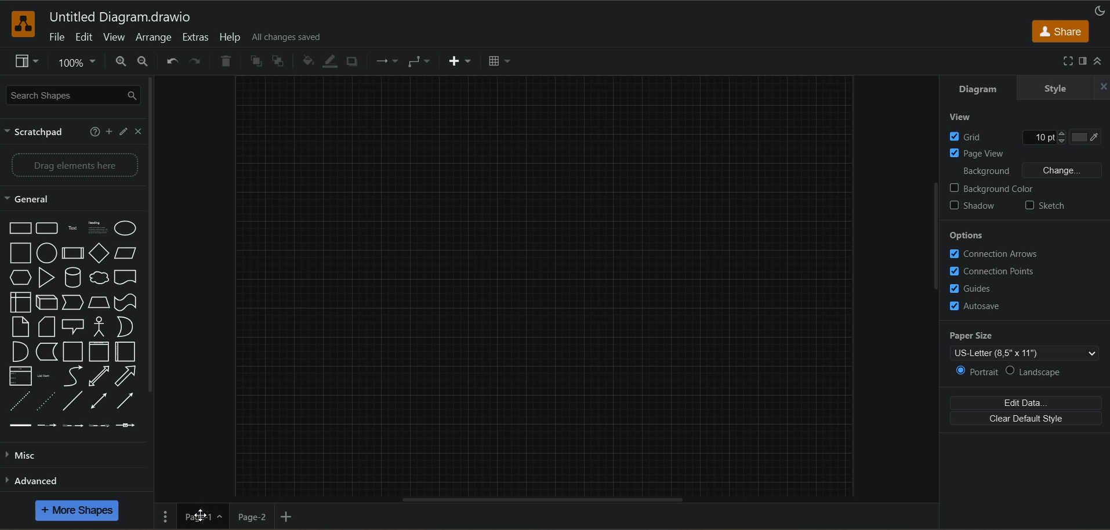 The image size is (1110, 530). Describe the element at coordinates (1082, 137) in the screenshot. I see `Grid color` at that location.